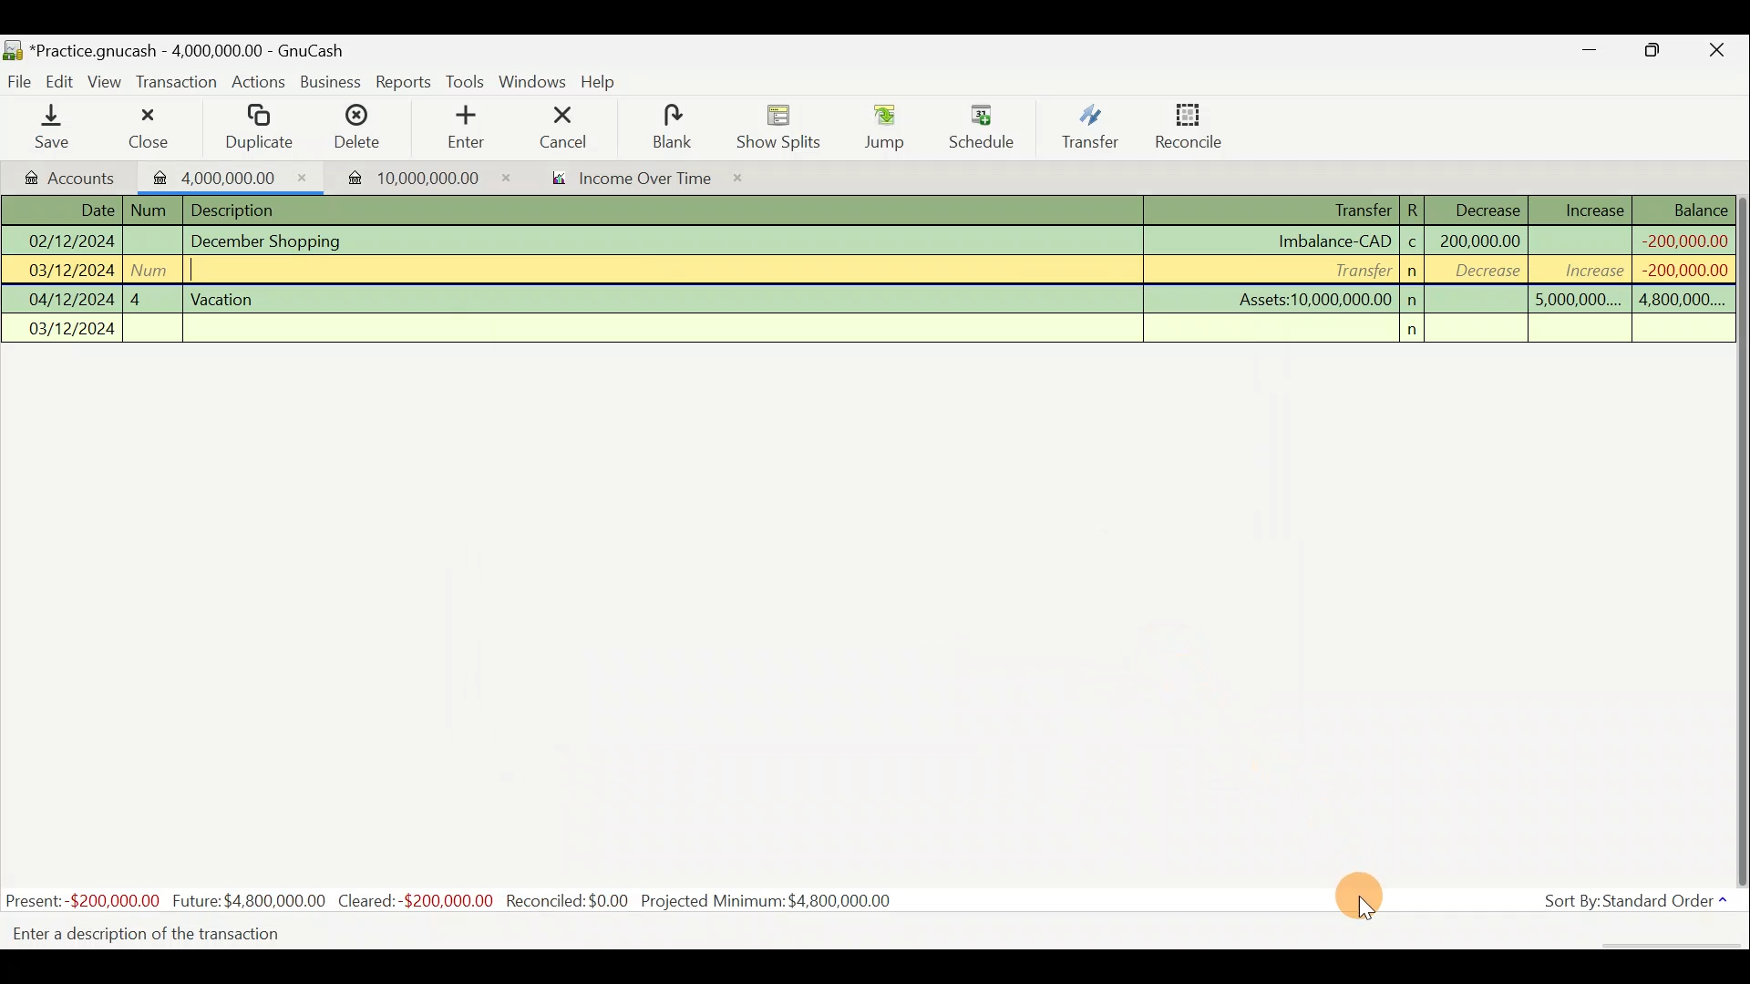 The height and width of the screenshot is (984, 1750). I want to click on Help, so click(605, 84).